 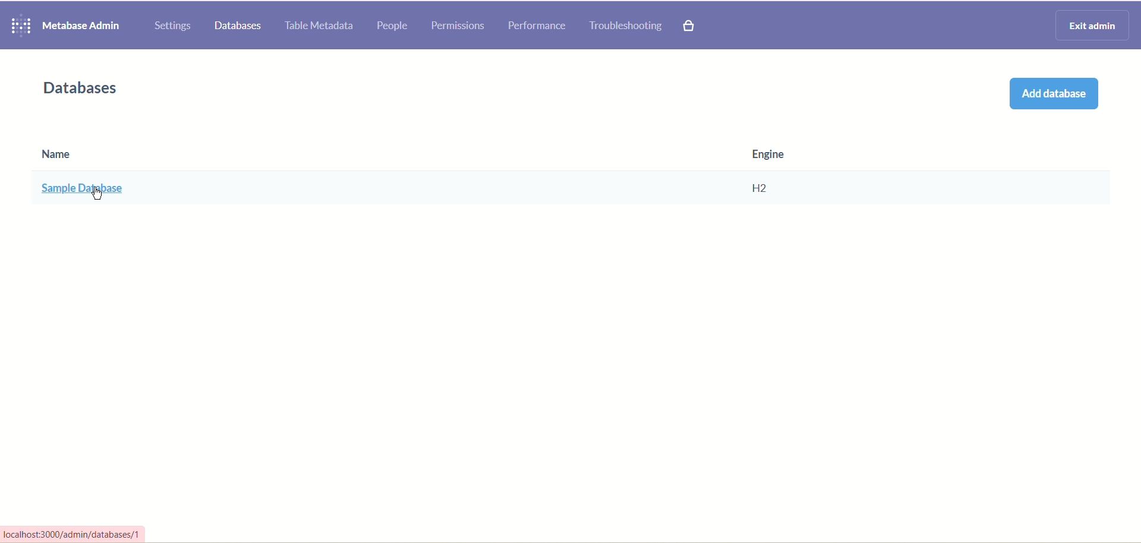 What do you see at coordinates (393, 27) in the screenshot?
I see `people` at bounding box center [393, 27].